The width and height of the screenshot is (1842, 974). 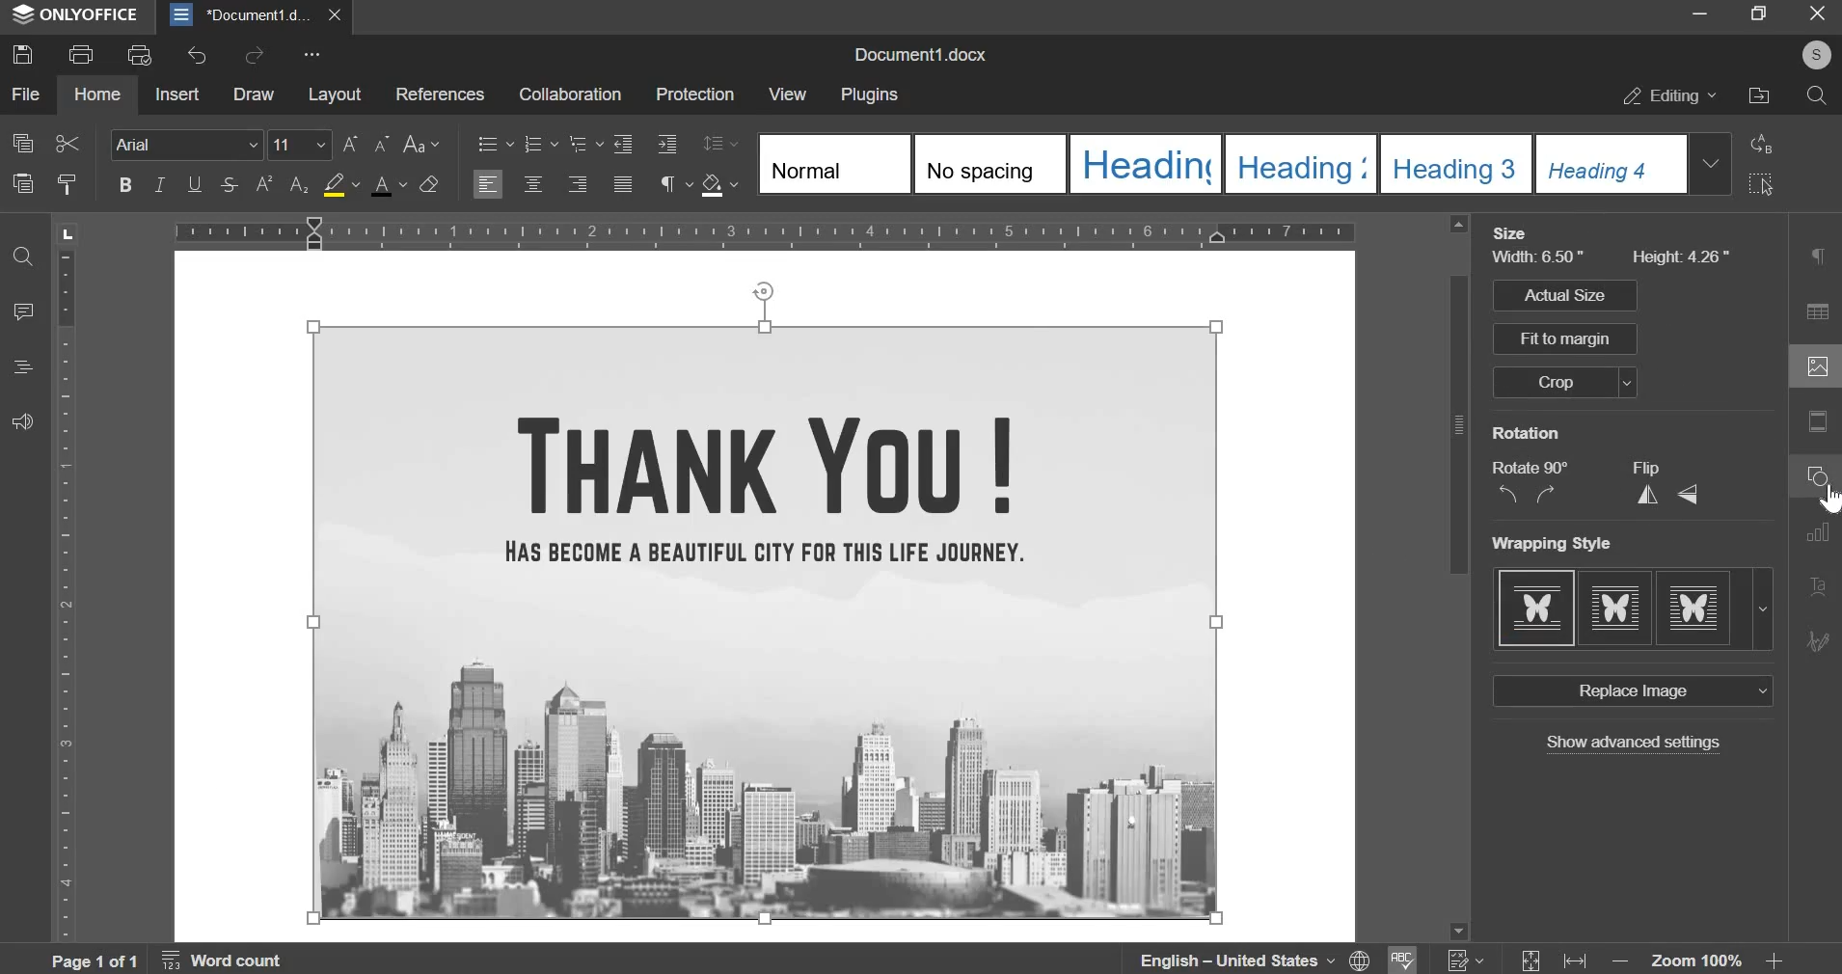 I want to click on editing, so click(x=1669, y=96).